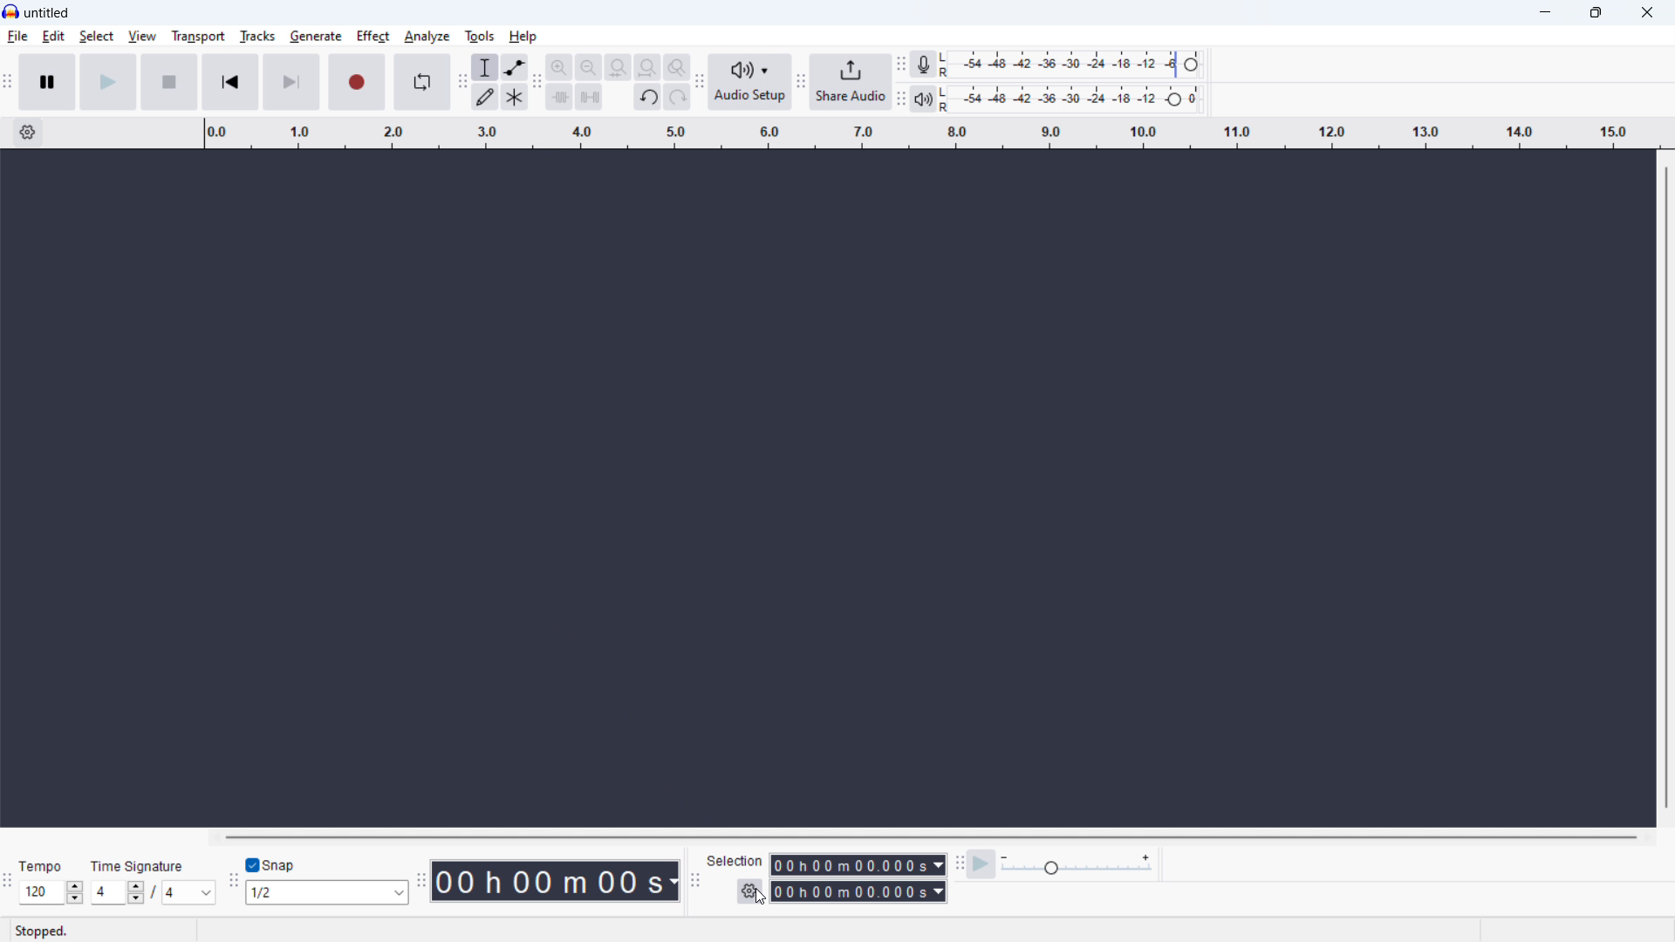 This screenshot has width=1675, height=942. I want to click on analyze, so click(428, 37).